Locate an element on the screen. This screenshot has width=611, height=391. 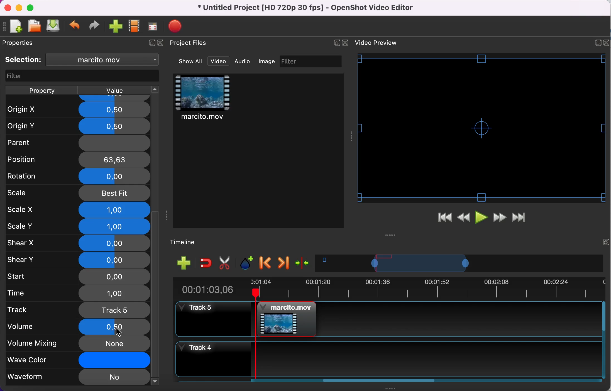
export file is located at coordinates (178, 26).